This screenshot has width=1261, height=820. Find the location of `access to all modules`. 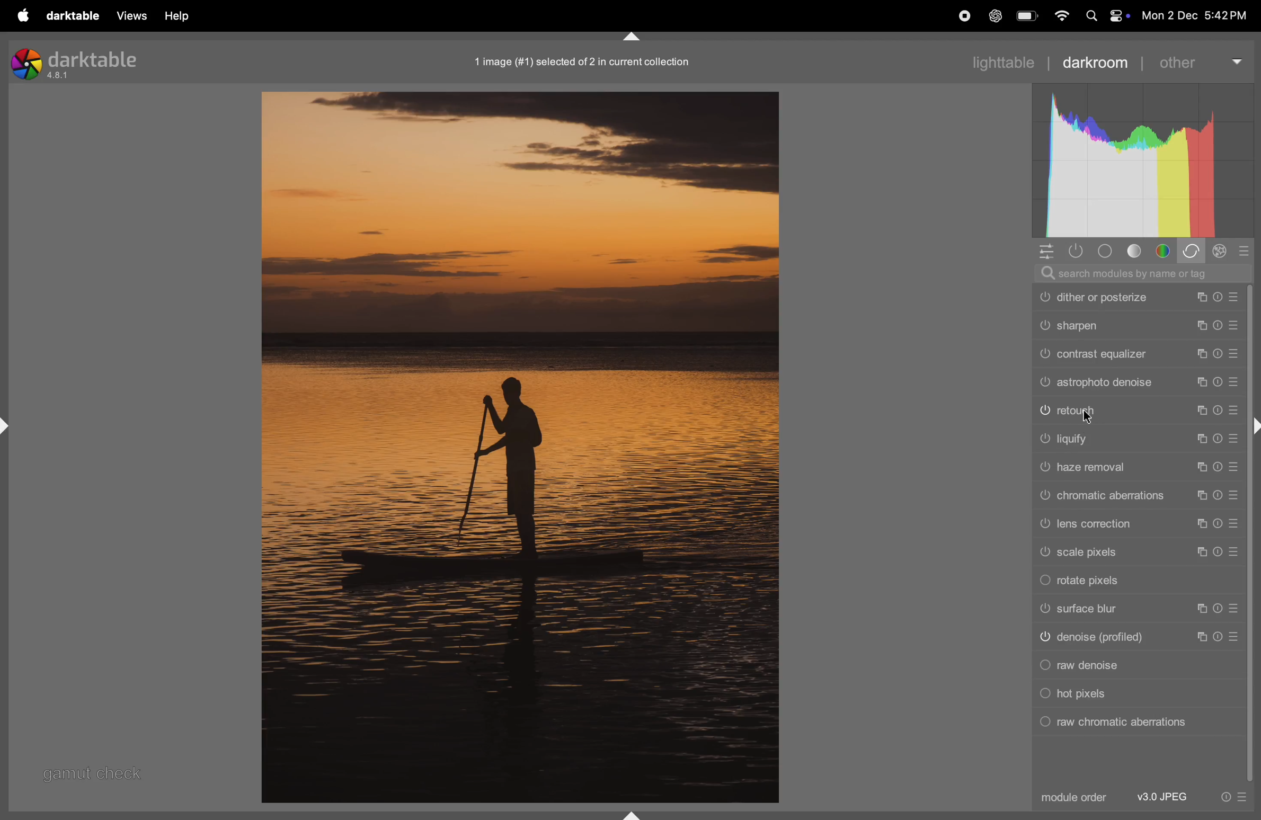

access to all modules is located at coordinates (1047, 251).